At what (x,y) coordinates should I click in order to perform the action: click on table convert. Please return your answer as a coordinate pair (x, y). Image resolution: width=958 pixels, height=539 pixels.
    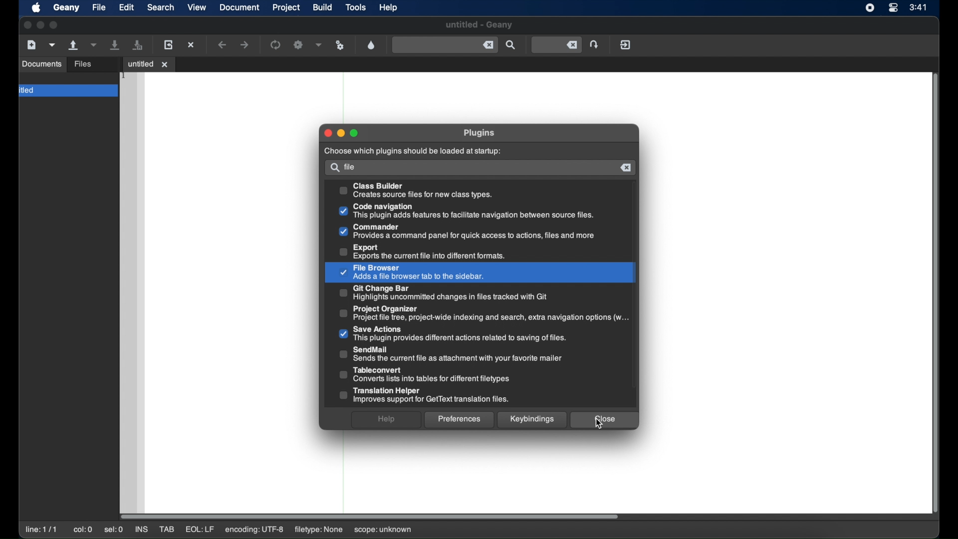
    Looking at the image, I should click on (424, 375).